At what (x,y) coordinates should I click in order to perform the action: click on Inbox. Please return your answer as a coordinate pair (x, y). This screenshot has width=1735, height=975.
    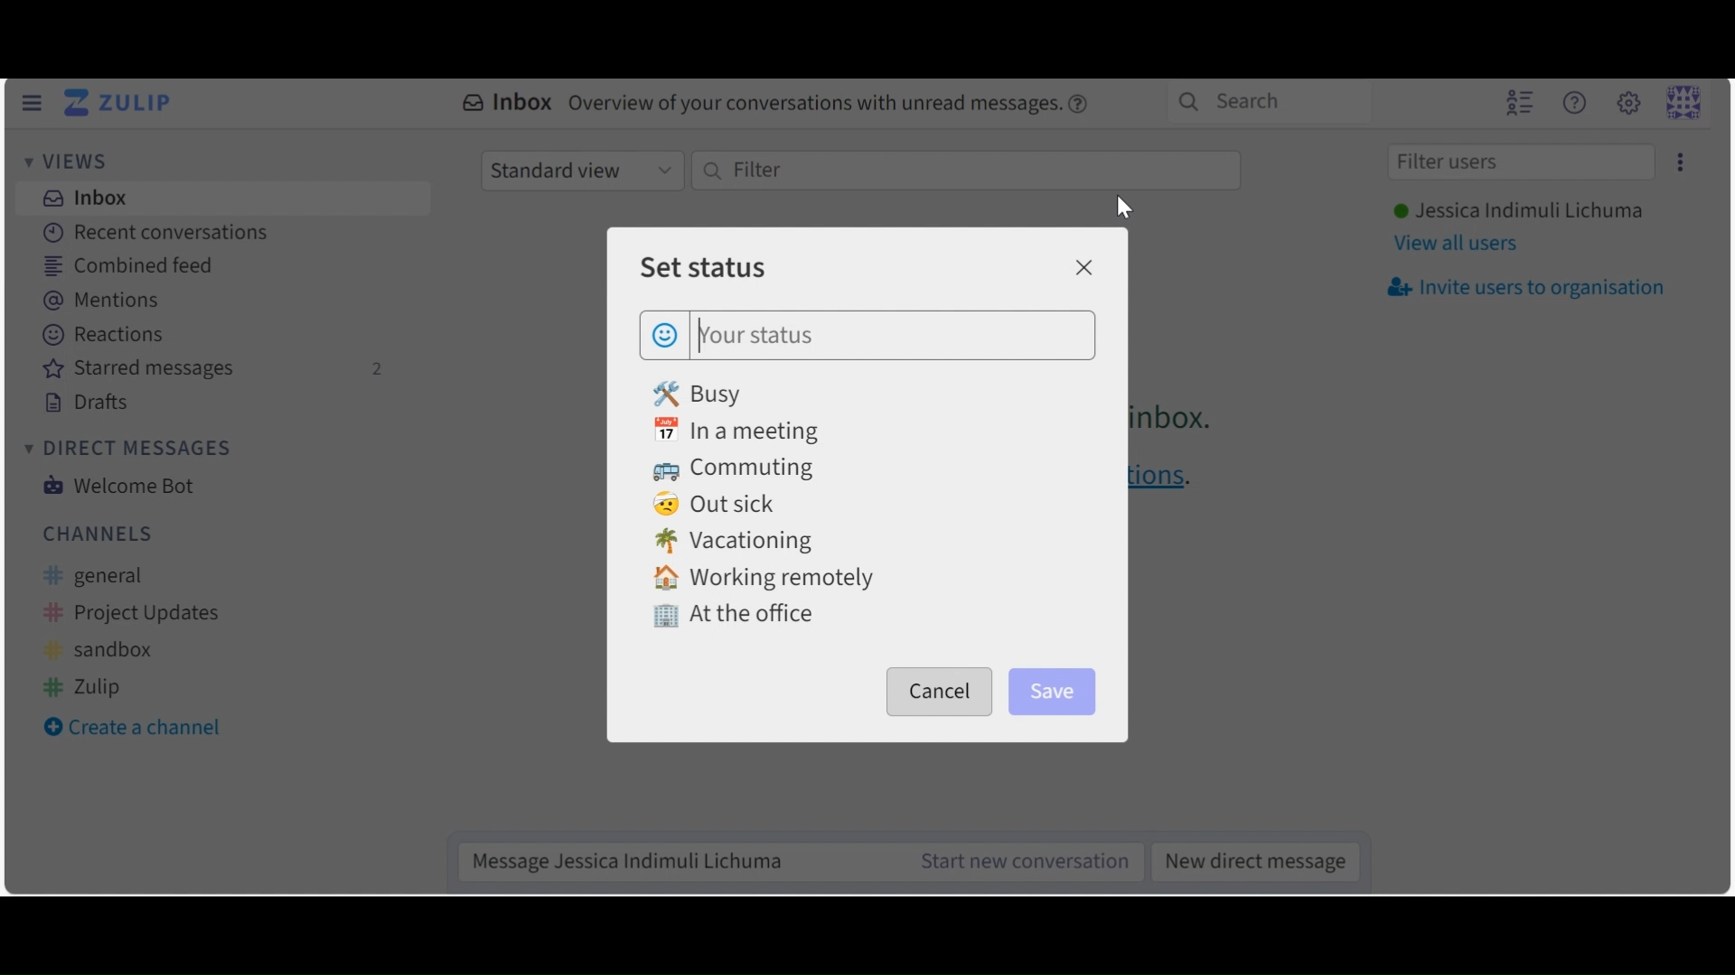
    Looking at the image, I should click on (778, 105).